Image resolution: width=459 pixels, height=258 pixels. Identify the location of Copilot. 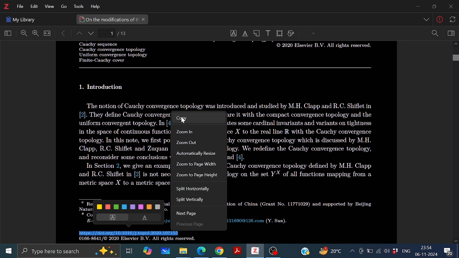
(147, 251).